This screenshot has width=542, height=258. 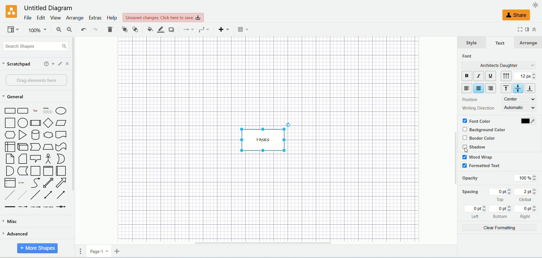 What do you see at coordinates (504, 89) in the screenshot?
I see `top` at bounding box center [504, 89].